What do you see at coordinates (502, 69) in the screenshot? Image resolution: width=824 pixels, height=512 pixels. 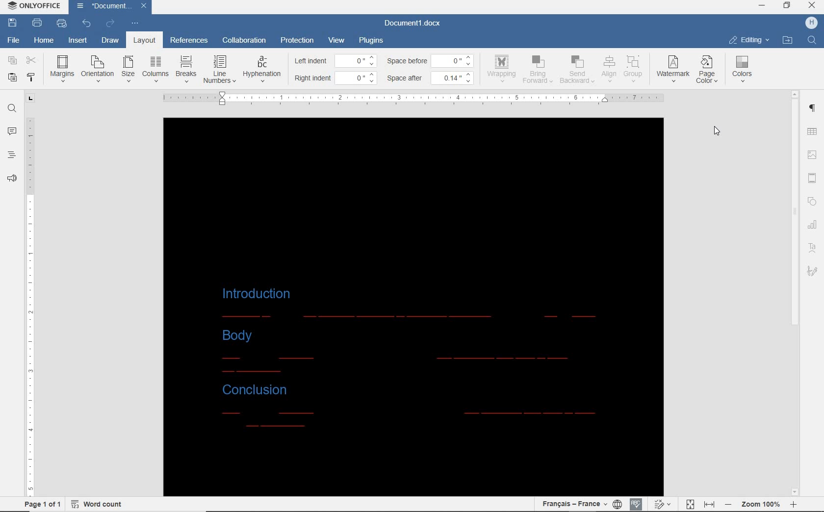 I see `wrapping` at bounding box center [502, 69].